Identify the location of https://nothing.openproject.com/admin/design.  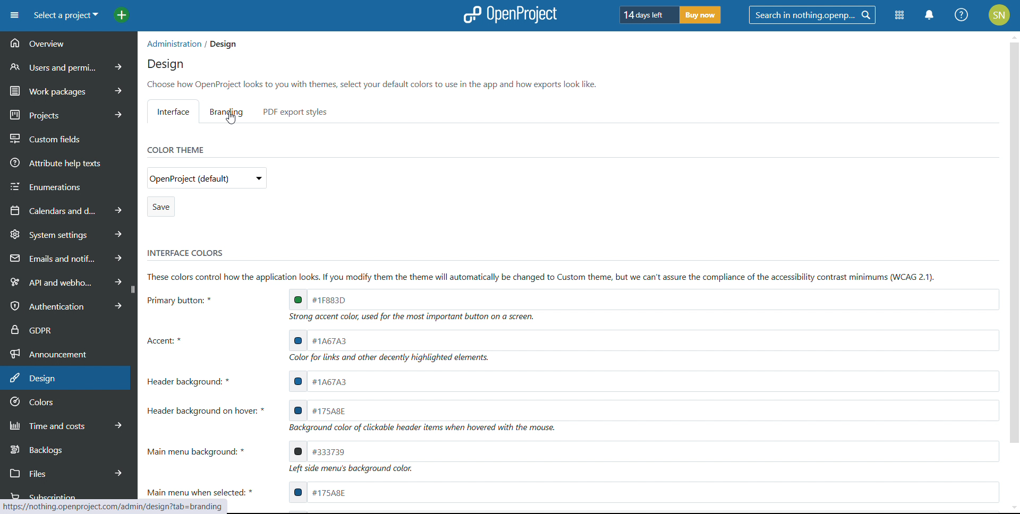
(88, 506).